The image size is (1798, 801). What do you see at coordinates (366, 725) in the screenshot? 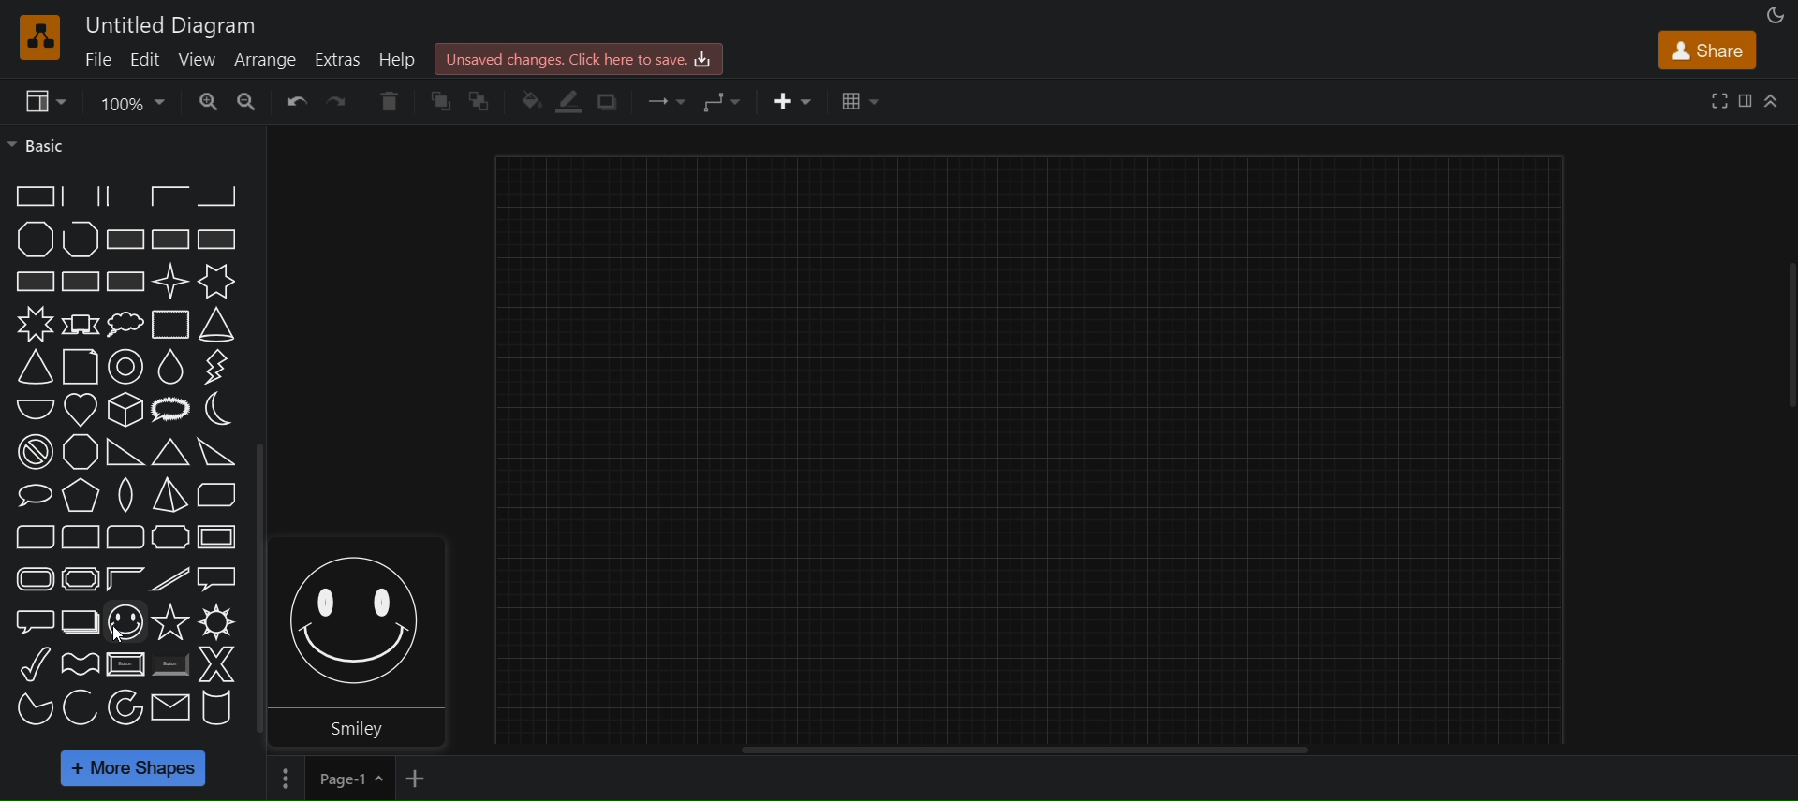
I see `smiley (text info)` at bounding box center [366, 725].